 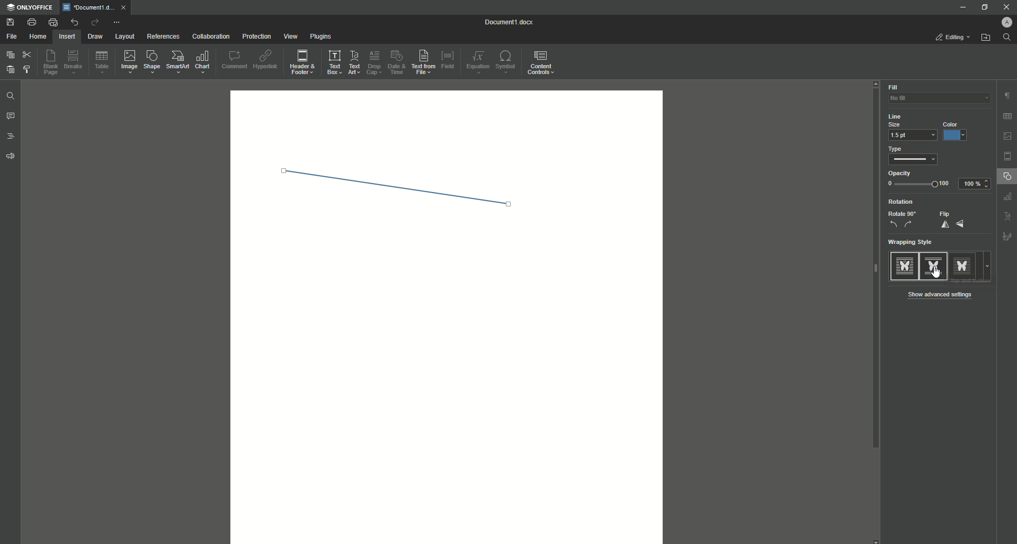 What do you see at coordinates (124, 37) in the screenshot?
I see `Layout` at bounding box center [124, 37].